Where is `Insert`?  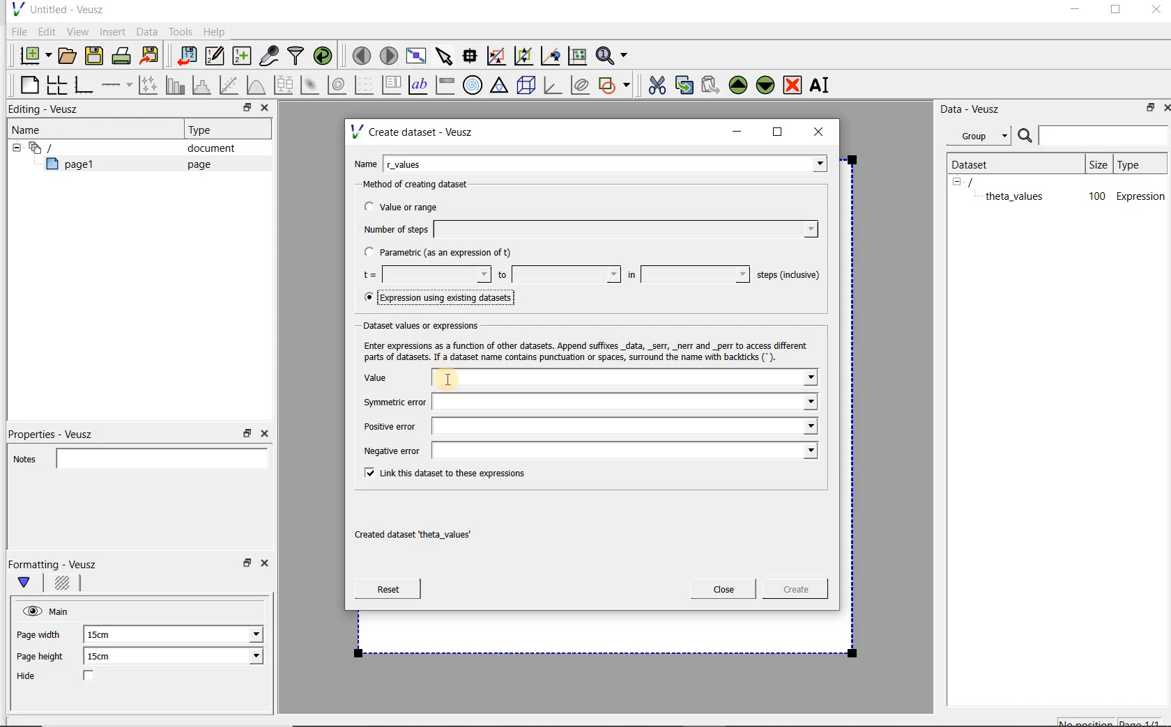
Insert is located at coordinates (114, 31).